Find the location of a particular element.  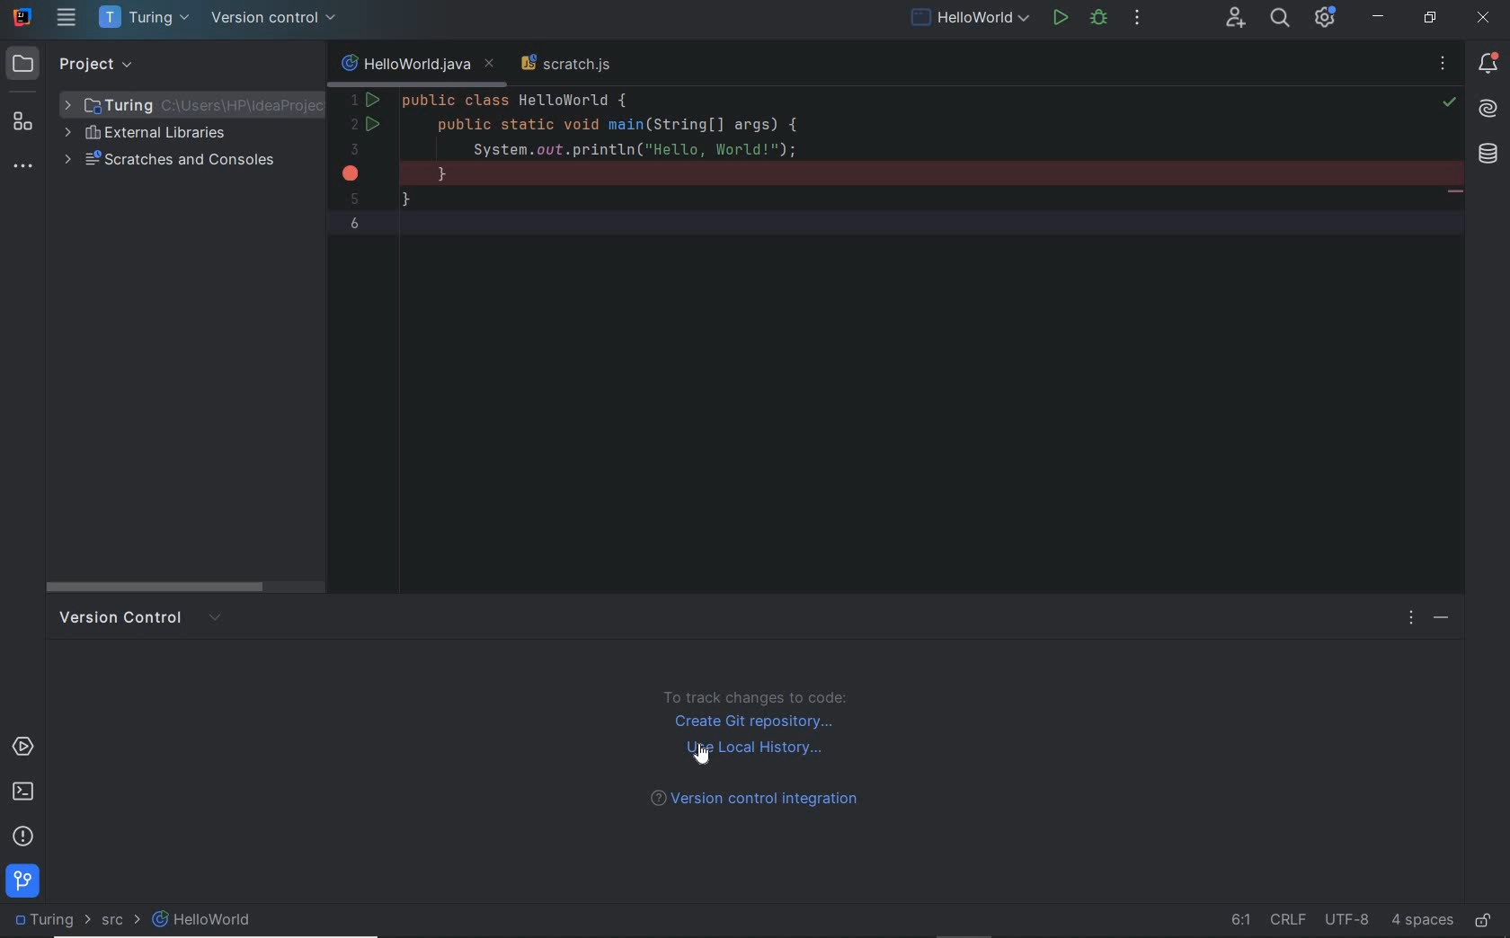

SRC is located at coordinates (123, 920).